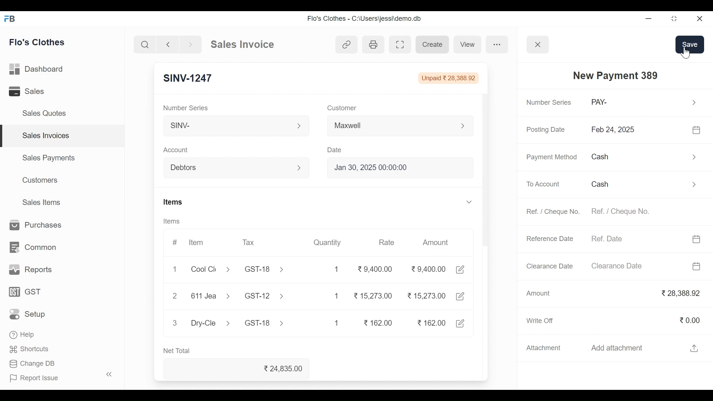 The width and height of the screenshot is (713, 401). What do you see at coordinates (538, 43) in the screenshot?
I see `Close` at bounding box center [538, 43].